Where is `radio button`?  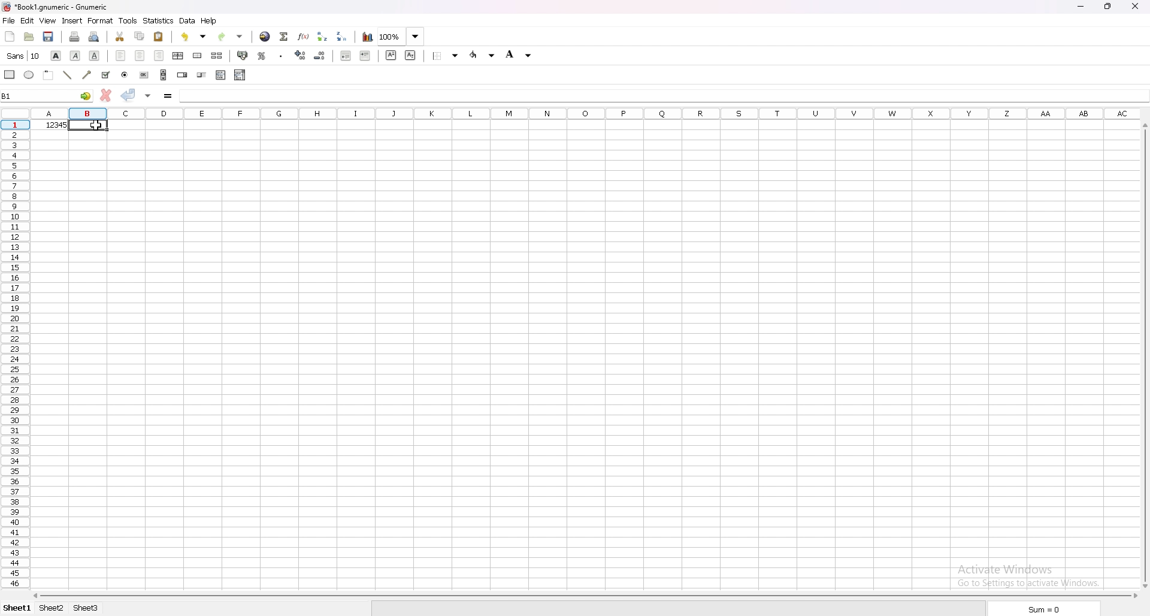
radio button is located at coordinates (125, 75).